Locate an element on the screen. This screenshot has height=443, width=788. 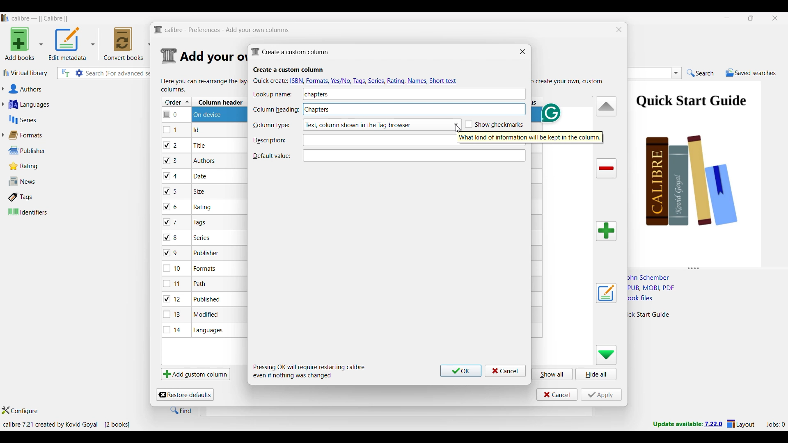
checkbox - 4 is located at coordinates (171, 176).